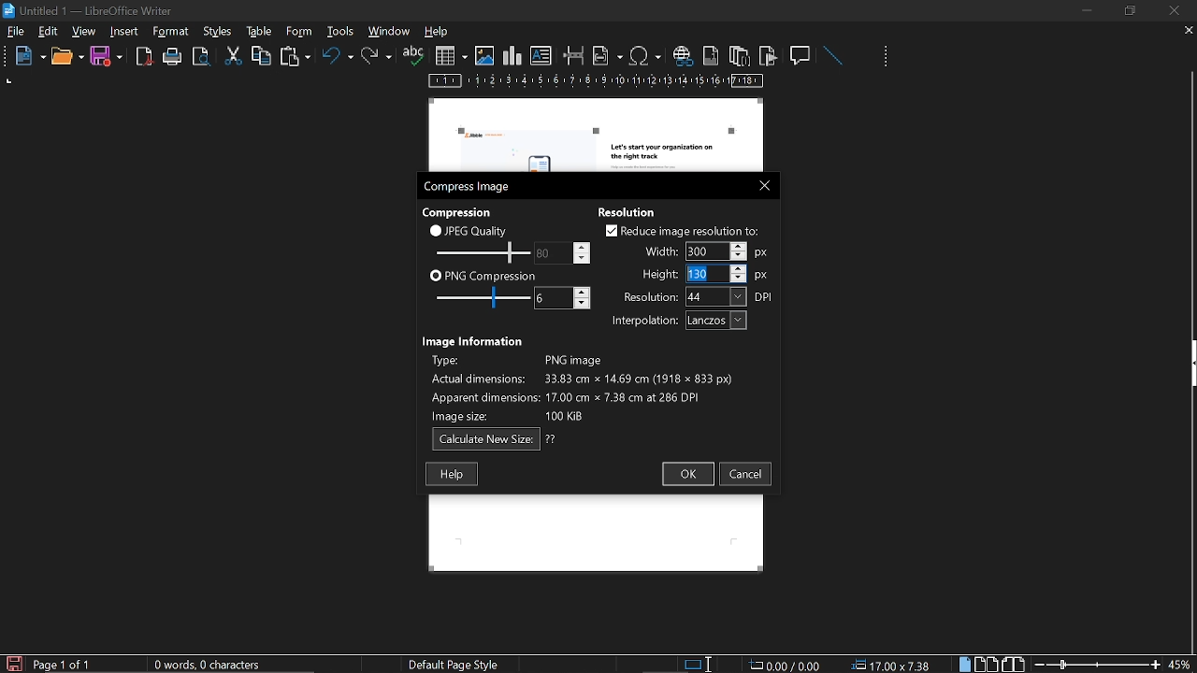  Describe the element at coordinates (452, 474) in the screenshot. I see `help` at that location.